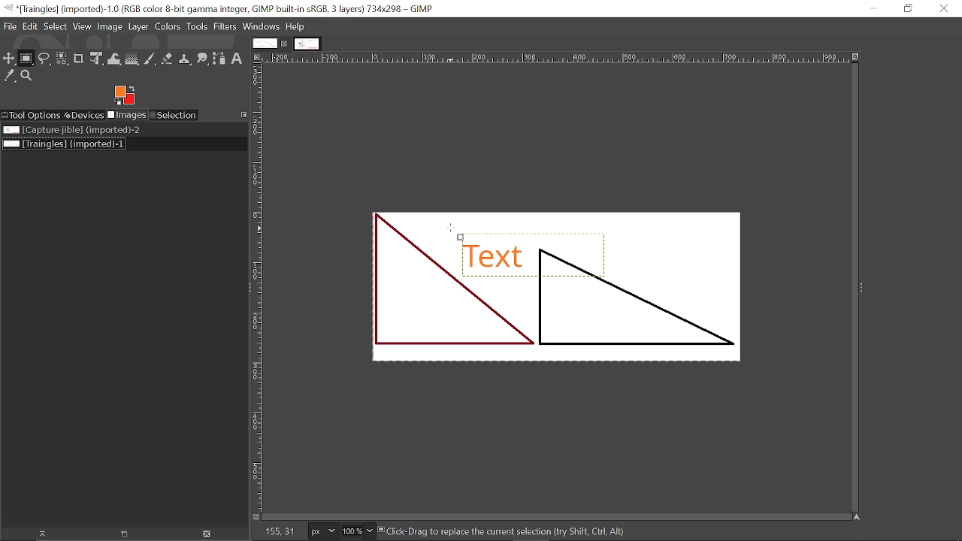 The height and width of the screenshot is (541, 962). What do you see at coordinates (70, 131) in the screenshot?
I see `Image file titled "Capture jible"` at bounding box center [70, 131].